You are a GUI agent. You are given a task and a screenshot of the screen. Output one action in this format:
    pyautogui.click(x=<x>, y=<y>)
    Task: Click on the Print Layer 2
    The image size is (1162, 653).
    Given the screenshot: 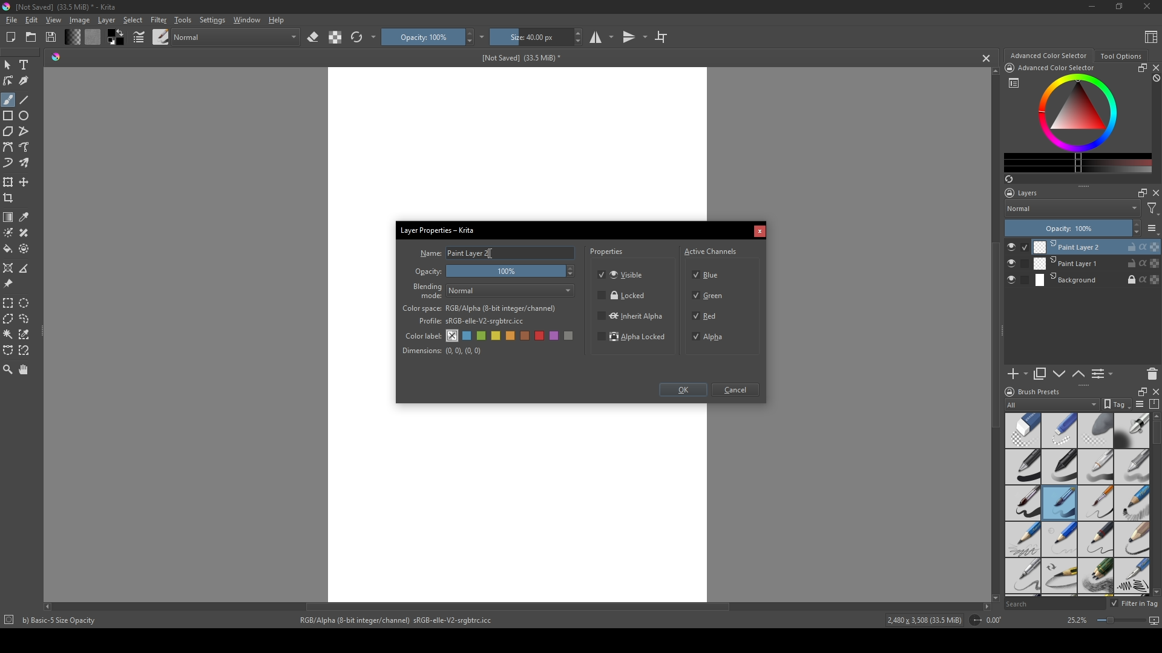 What is the action you would take?
    pyautogui.click(x=1096, y=247)
    